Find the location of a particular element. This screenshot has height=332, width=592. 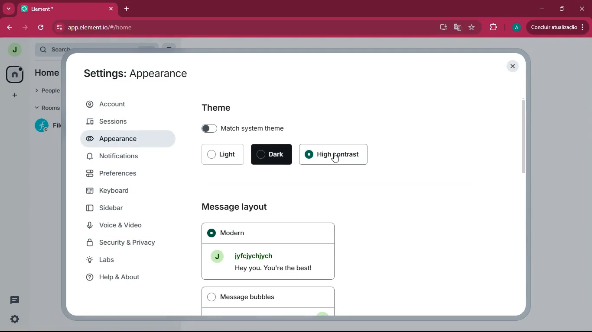

update is located at coordinates (557, 27).